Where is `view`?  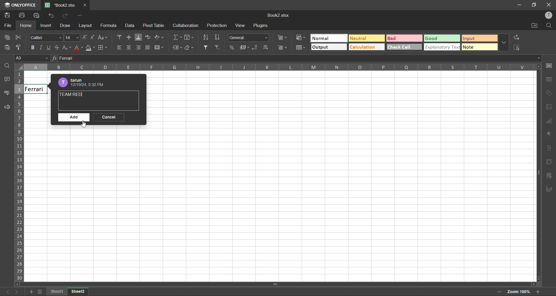 view is located at coordinates (241, 25).